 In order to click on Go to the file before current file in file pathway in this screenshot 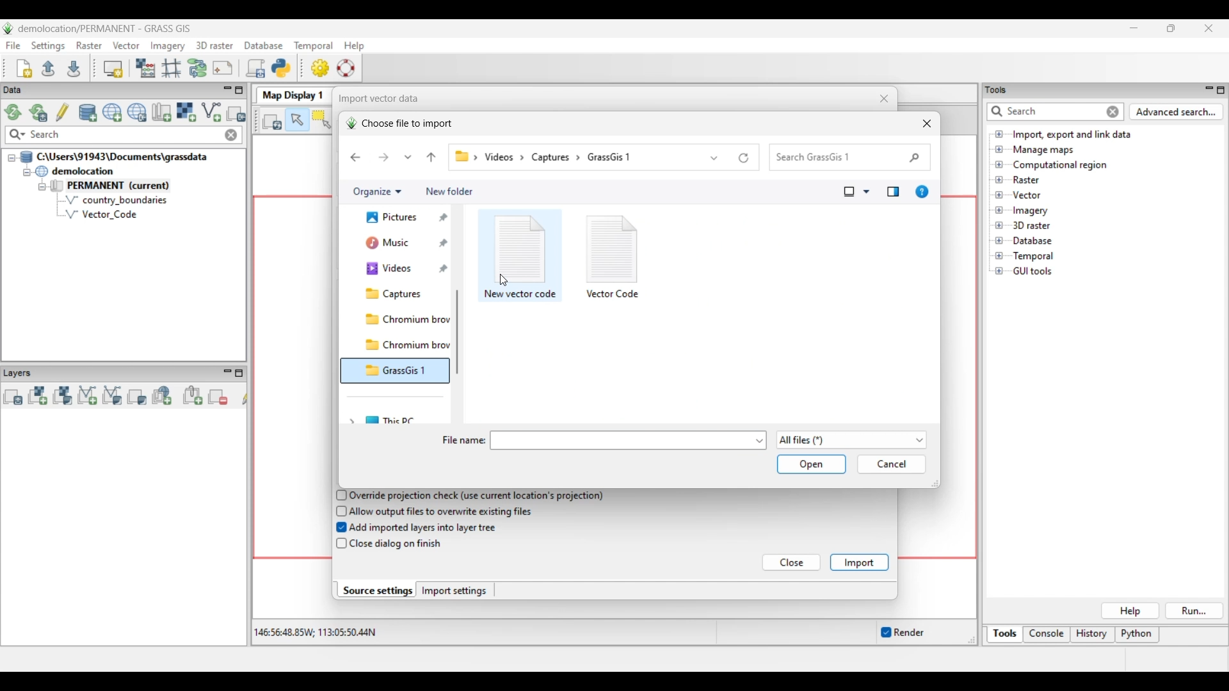, I will do `click(431, 157)`.